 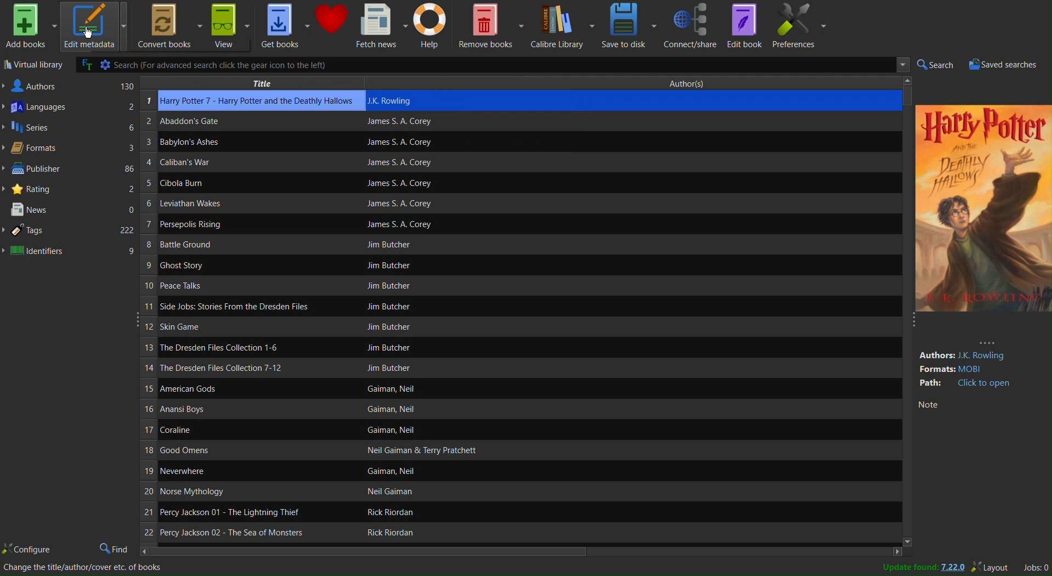 What do you see at coordinates (692, 26) in the screenshot?
I see `Connect/Share` at bounding box center [692, 26].